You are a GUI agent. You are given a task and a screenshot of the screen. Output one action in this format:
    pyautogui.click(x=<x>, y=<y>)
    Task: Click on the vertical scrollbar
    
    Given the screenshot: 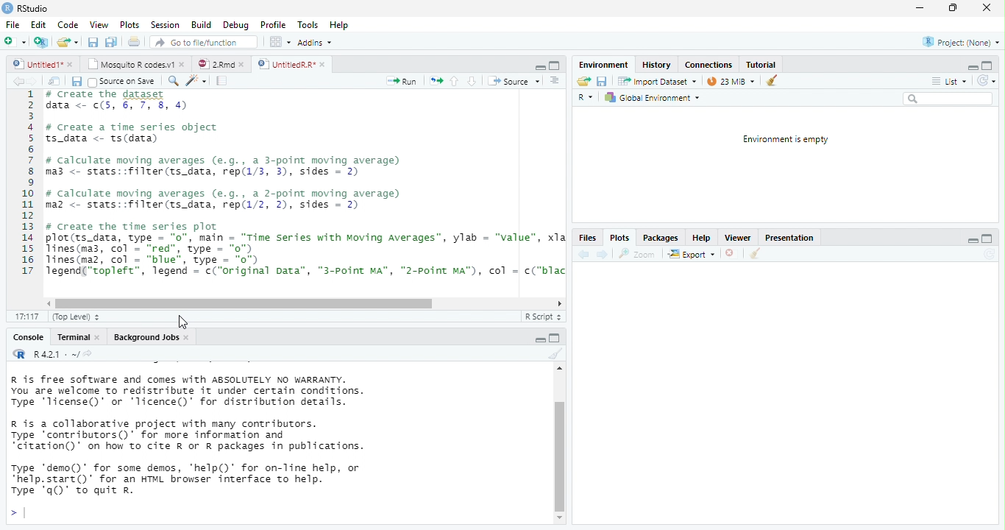 What is the action you would take?
    pyautogui.click(x=560, y=456)
    